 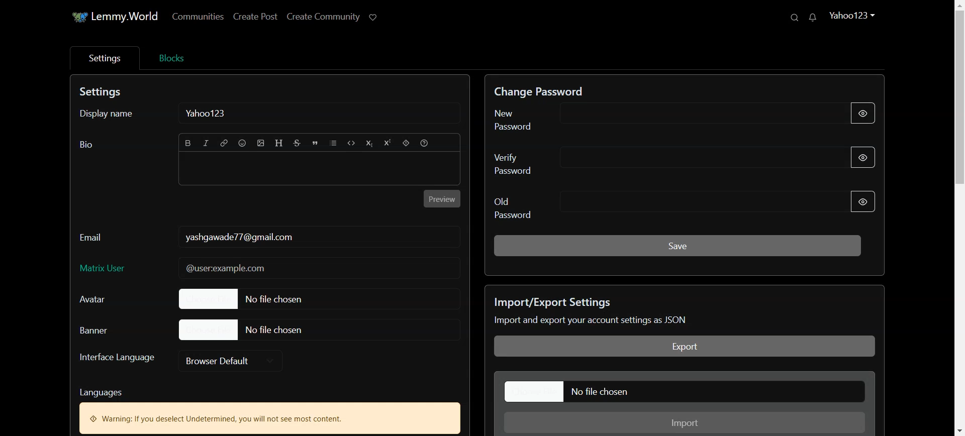 I want to click on Text, so click(x=545, y=89).